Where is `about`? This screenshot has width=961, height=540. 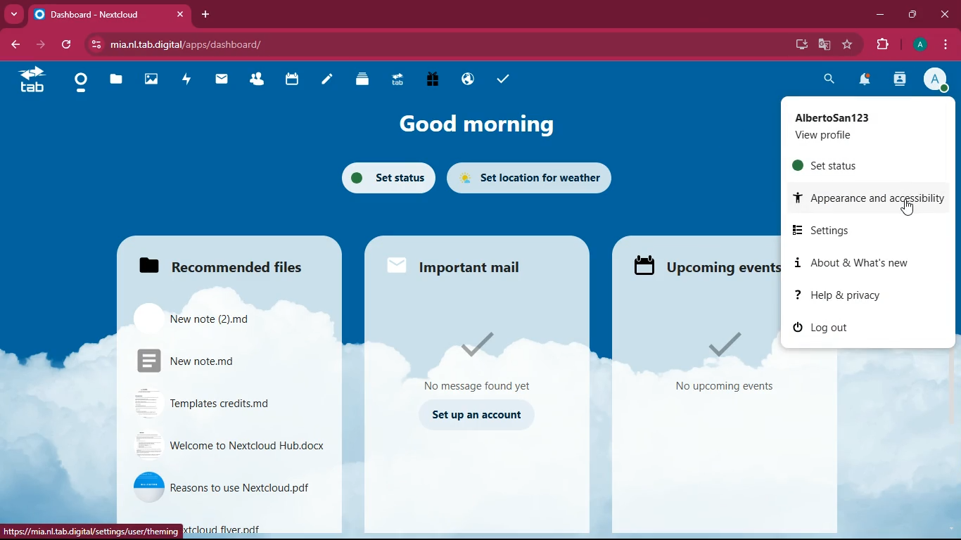 about is located at coordinates (865, 264).